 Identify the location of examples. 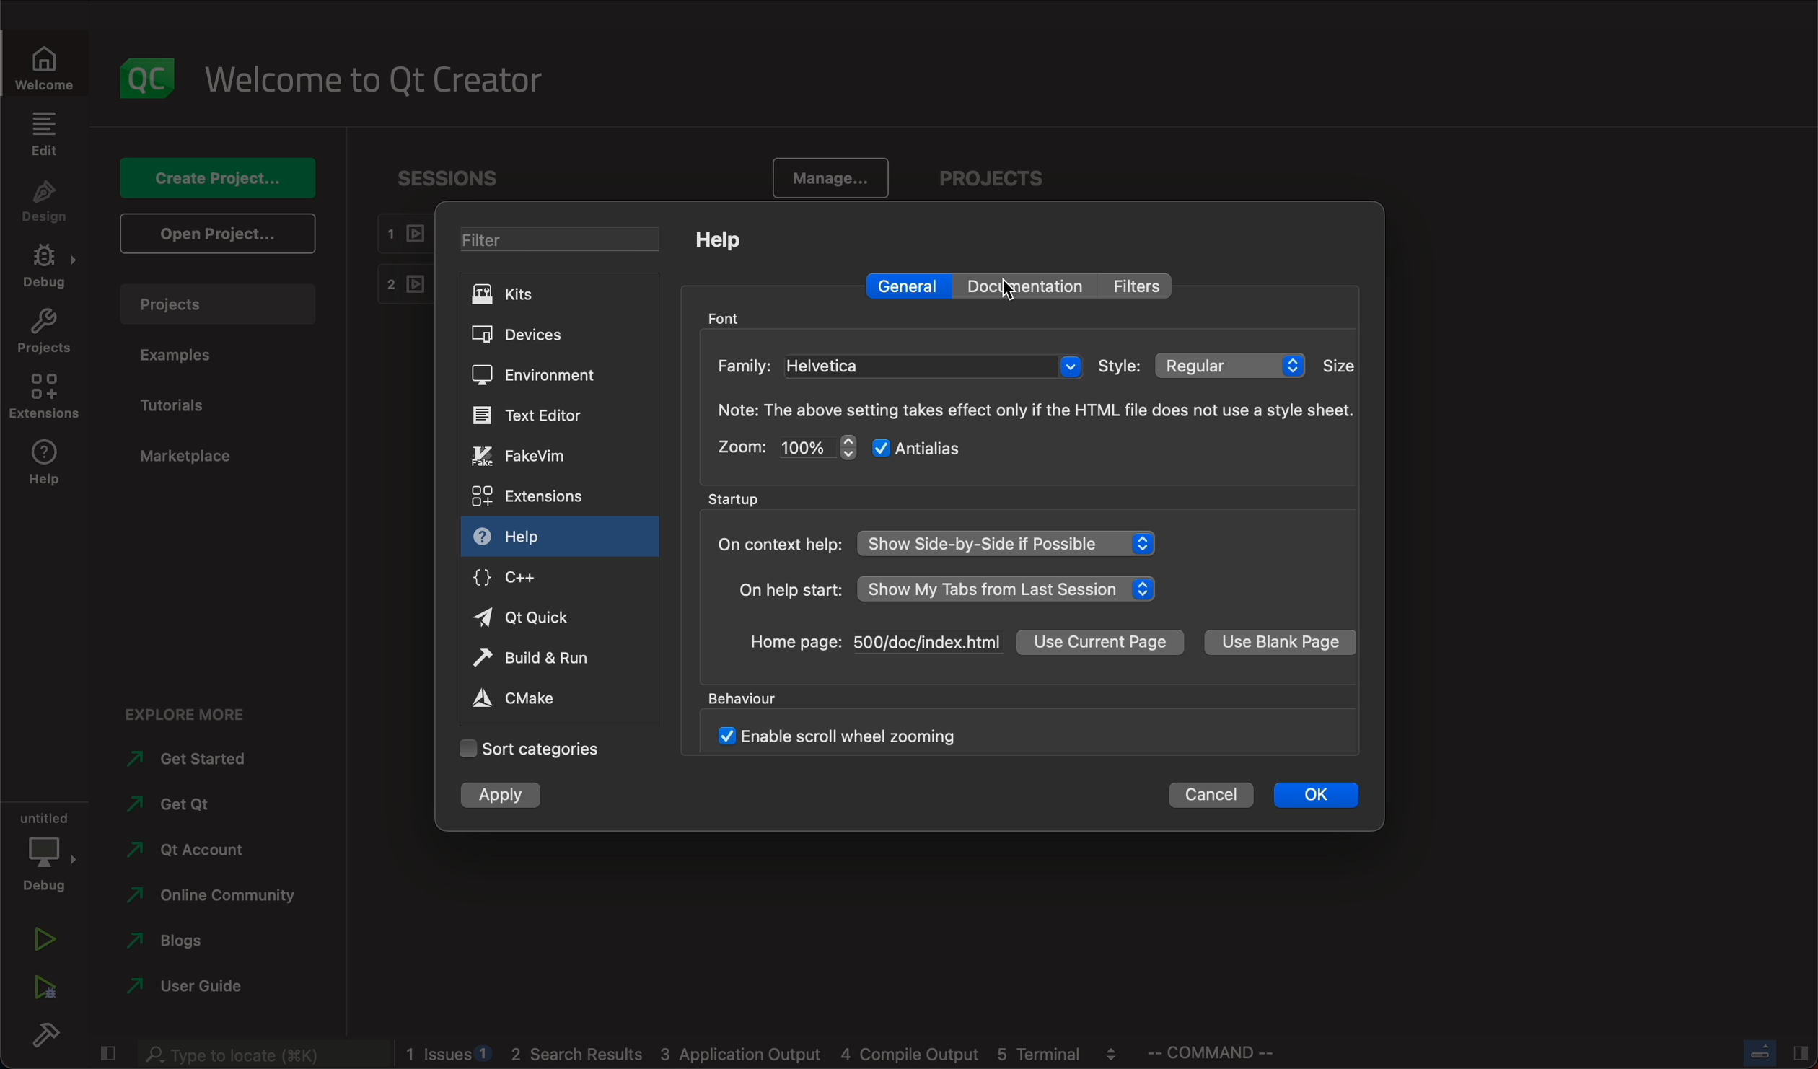
(199, 362).